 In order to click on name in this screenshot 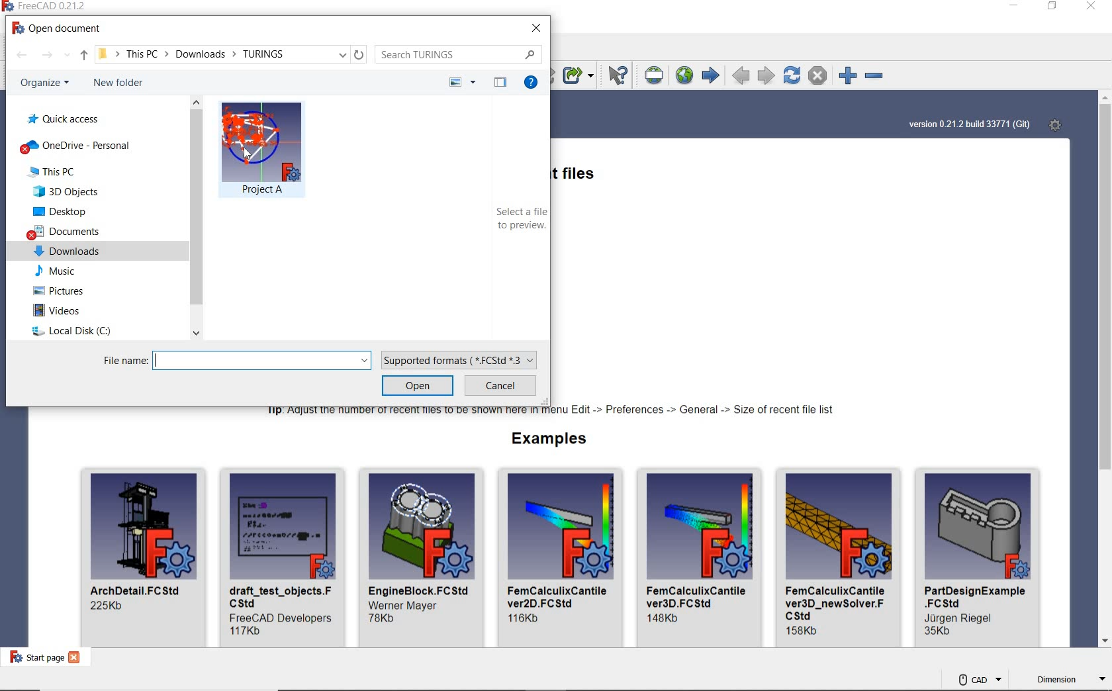, I will do `click(420, 589)`.